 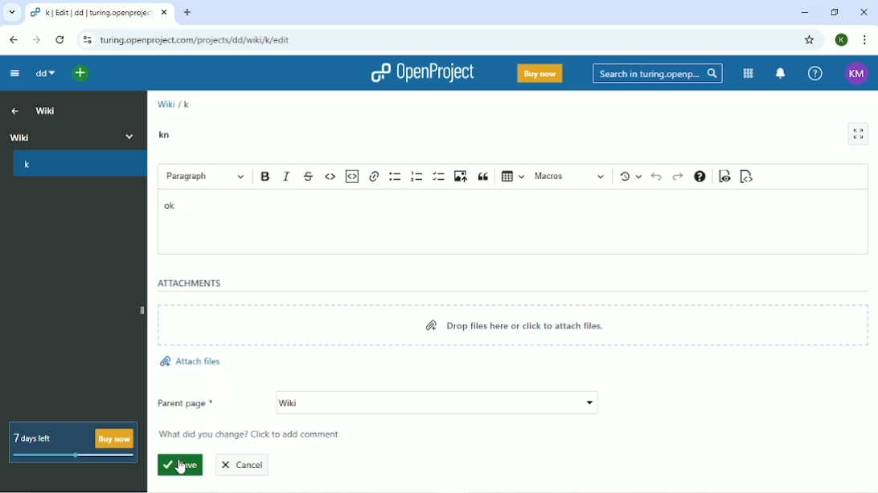 I want to click on Cursor on save, so click(x=179, y=467).